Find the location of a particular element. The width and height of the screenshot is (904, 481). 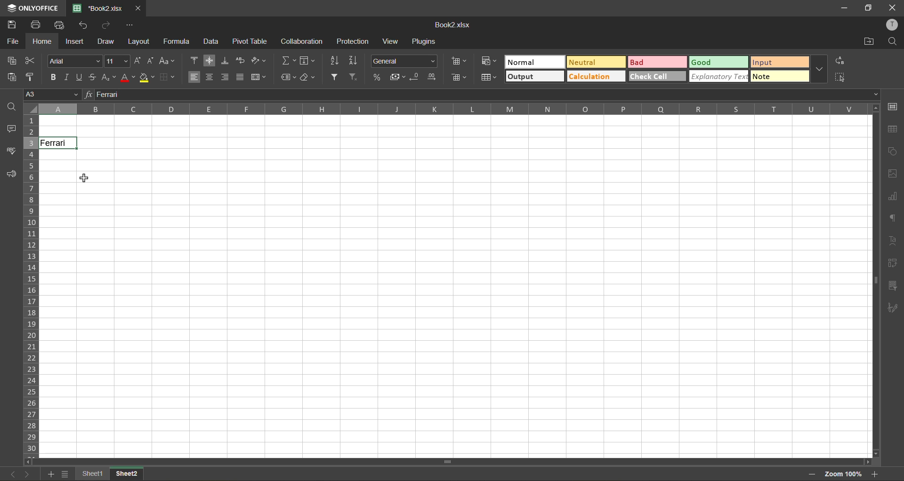

clear is located at coordinates (309, 80).